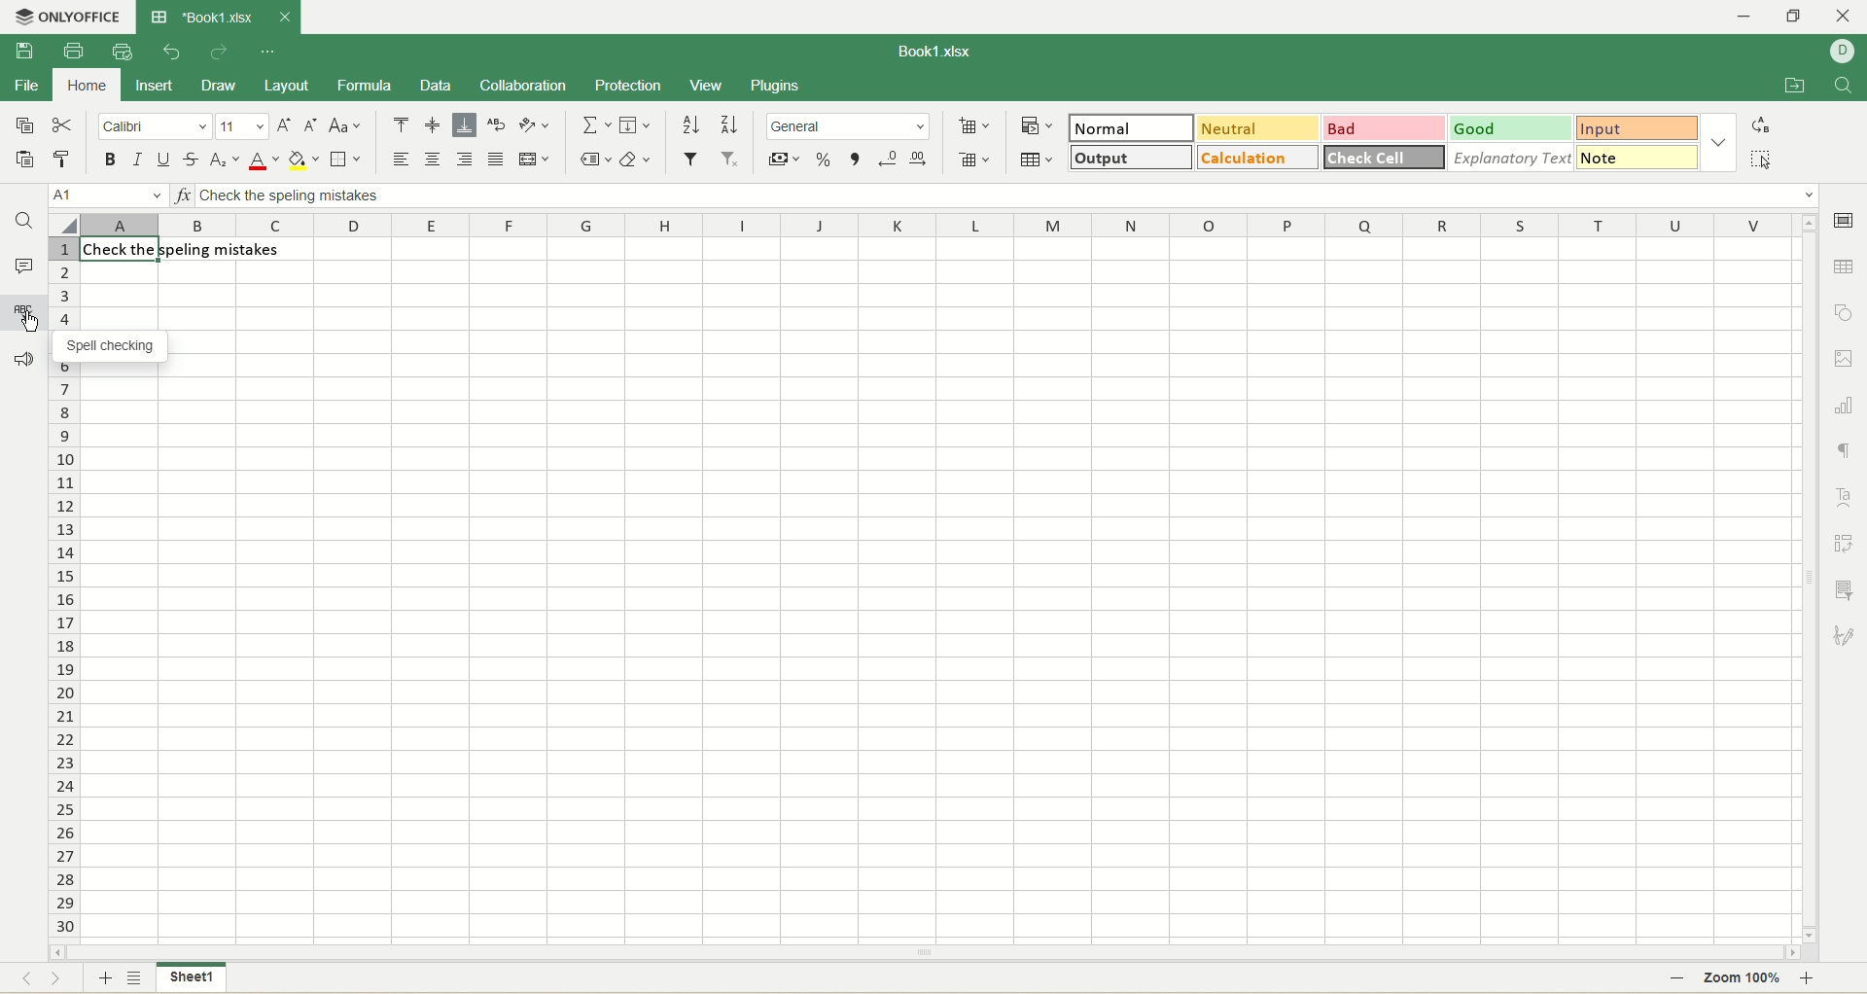  Describe the element at coordinates (64, 160) in the screenshot. I see `copy style` at that location.